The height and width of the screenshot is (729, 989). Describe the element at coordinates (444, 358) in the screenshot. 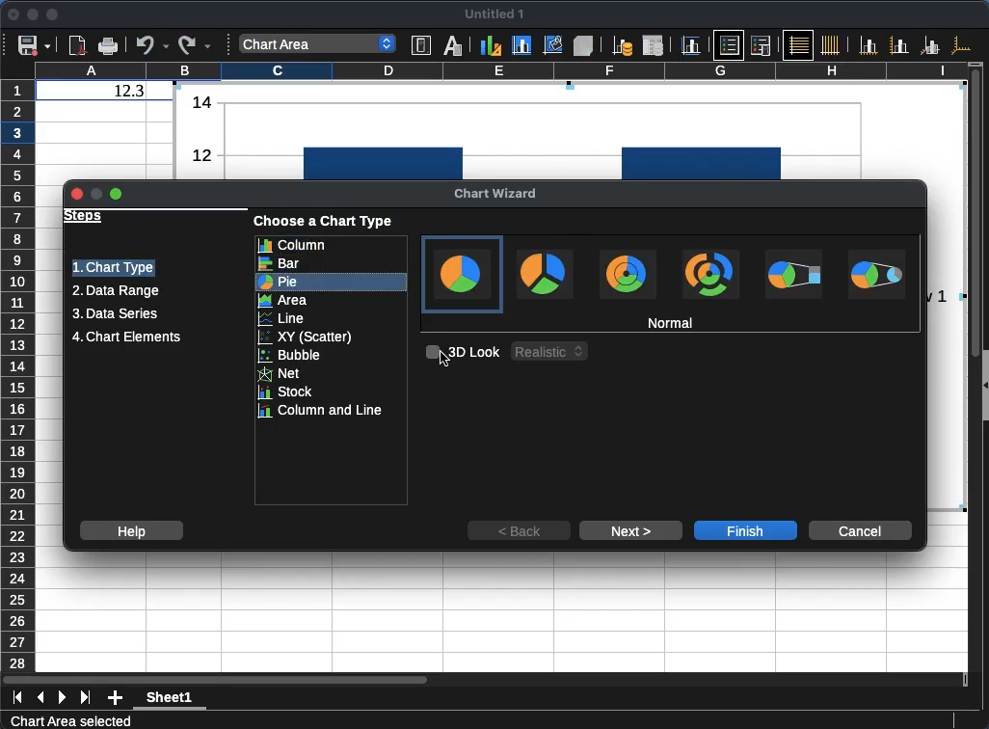

I see `Cursor` at that location.